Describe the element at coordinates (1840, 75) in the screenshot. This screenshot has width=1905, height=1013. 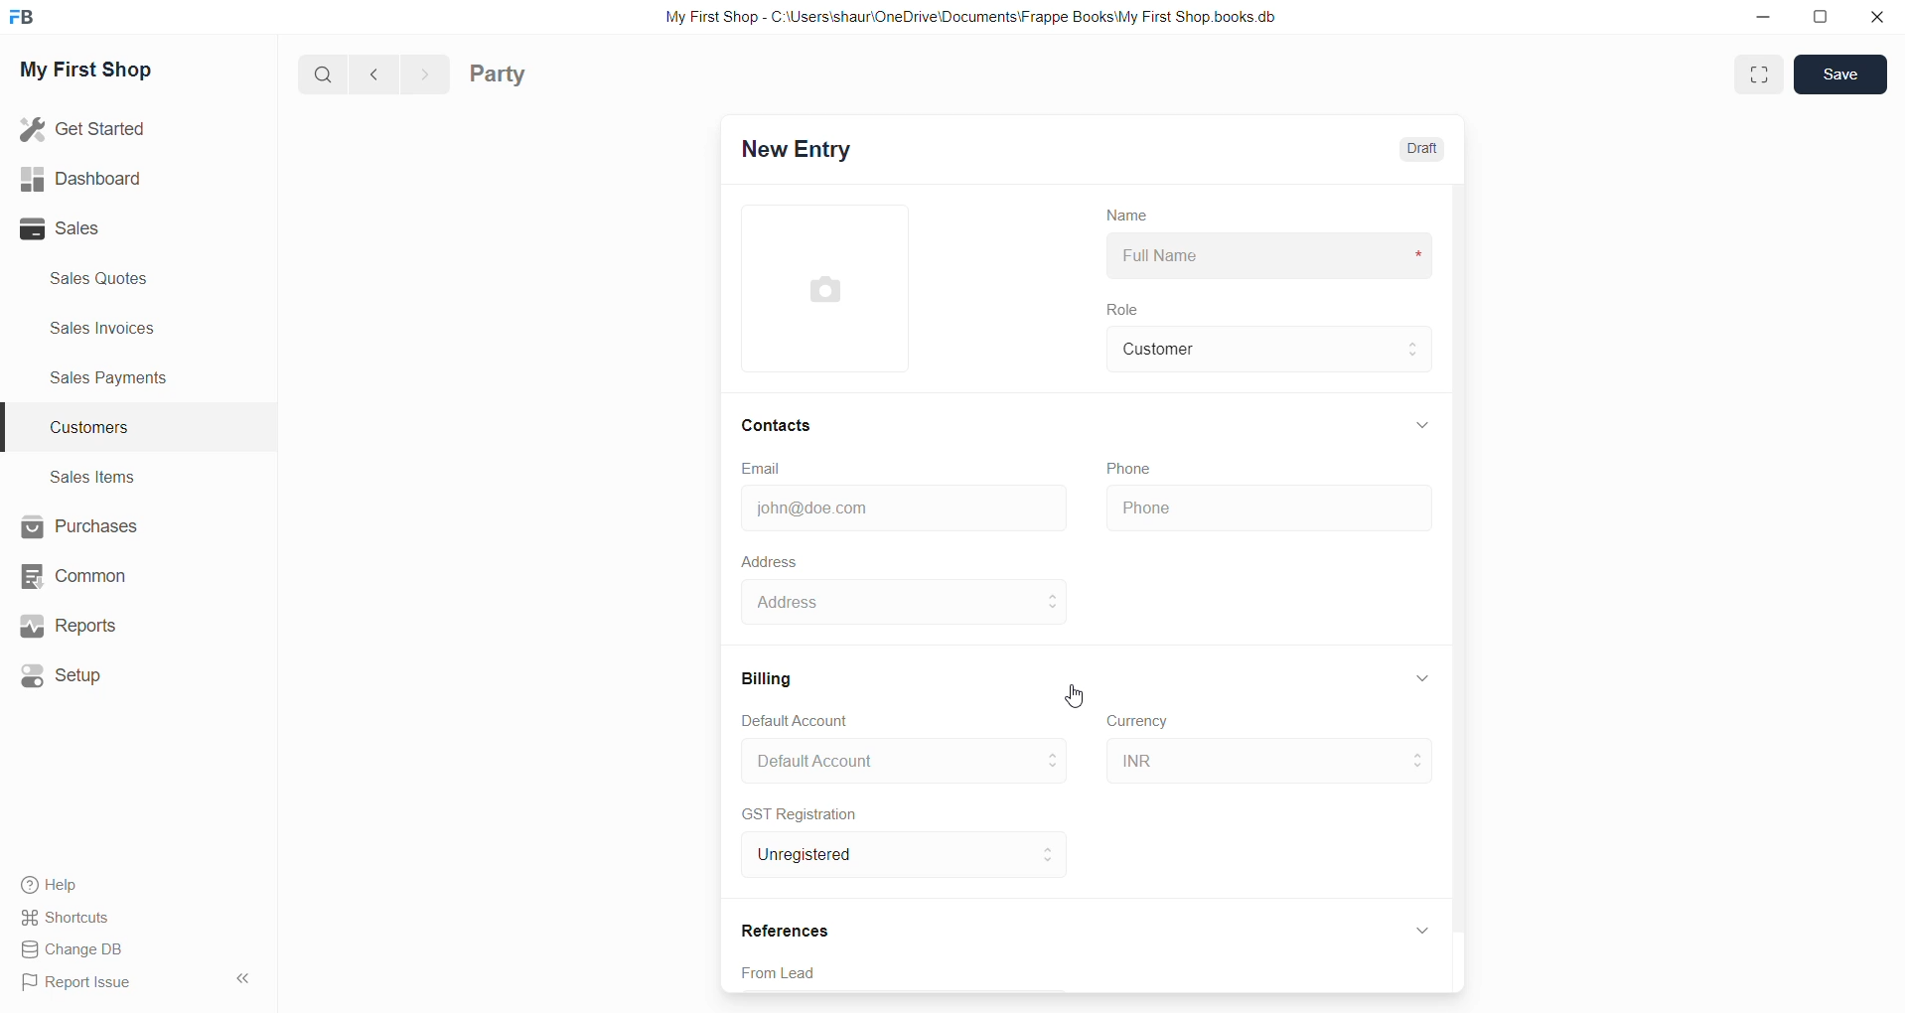
I see `save` at that location.